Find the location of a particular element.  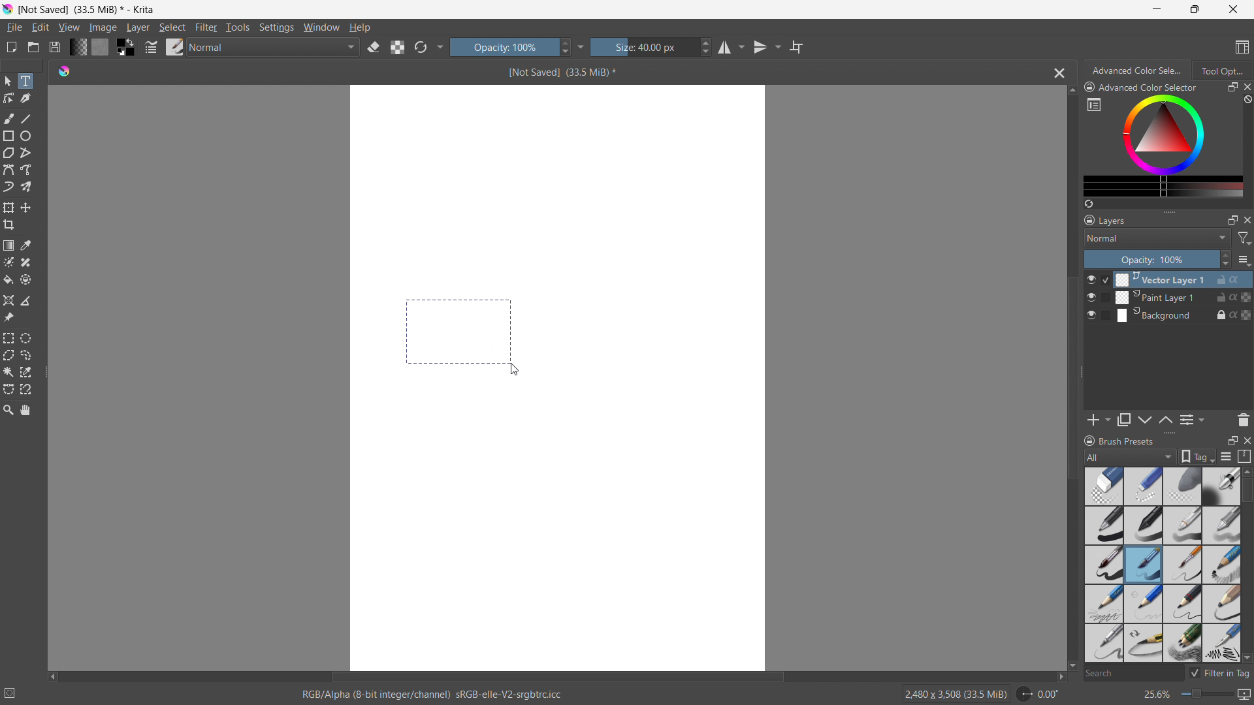

layer visibility toggle is located at coordinates (1091, 297).